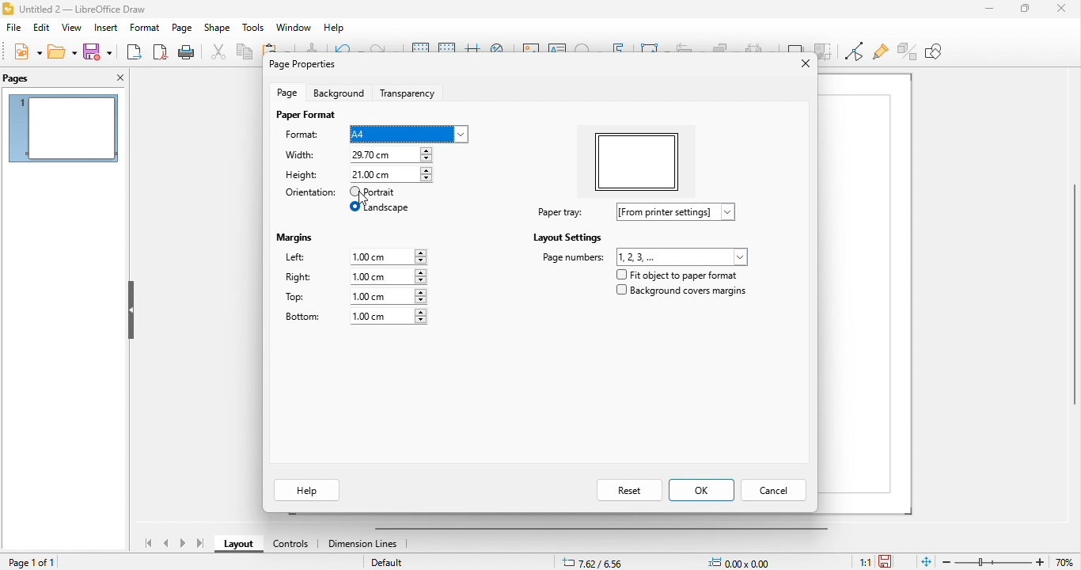 This screenshot has height=570, width=1081. I want to click on zoom, so click(1011, 561).